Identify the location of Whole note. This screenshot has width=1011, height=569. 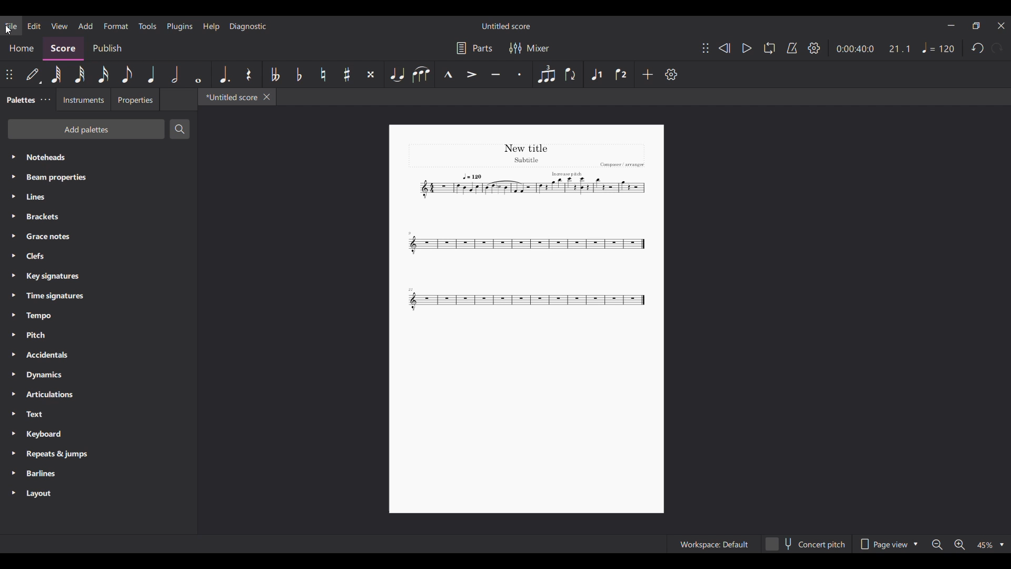
(198, 74).